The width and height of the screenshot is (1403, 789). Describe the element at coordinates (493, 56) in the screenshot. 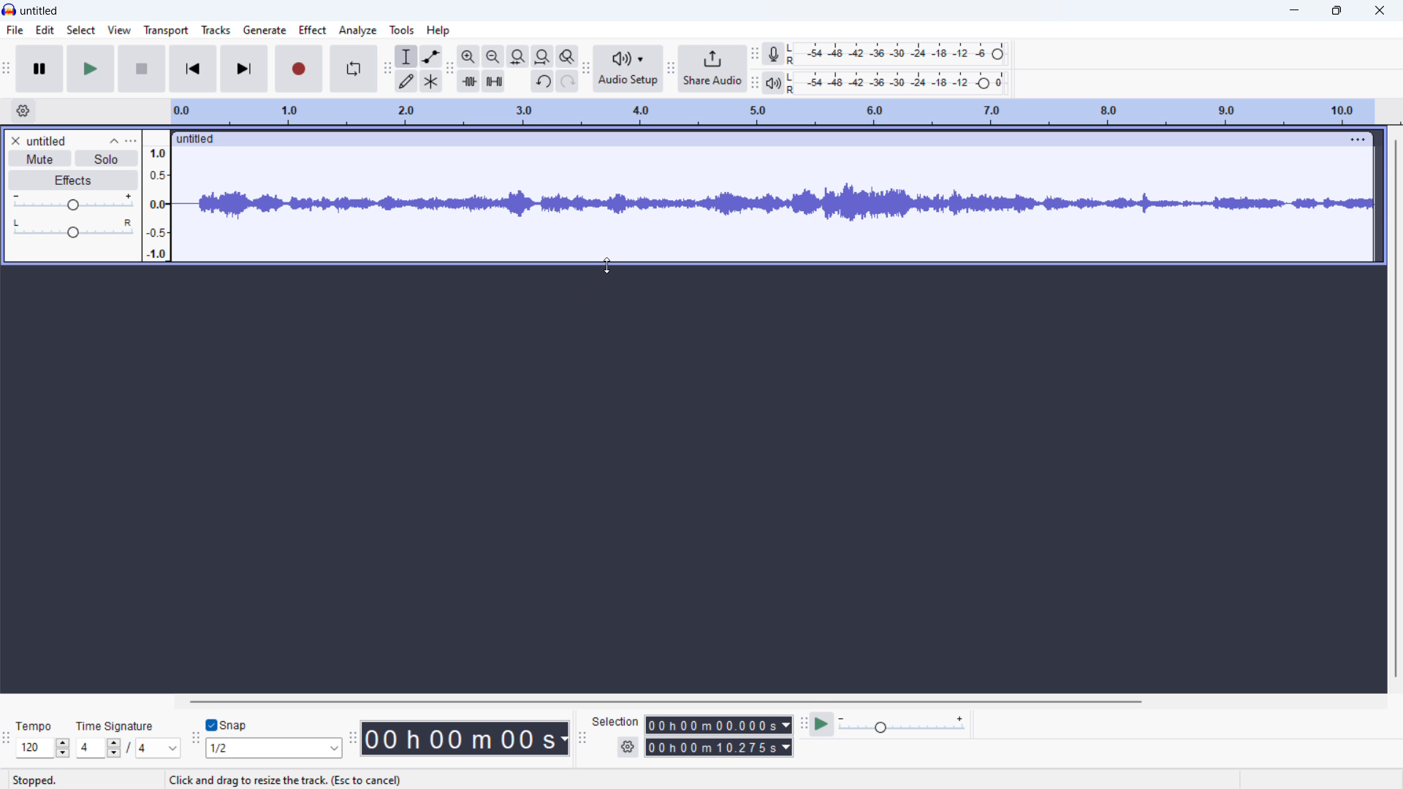

I see `zoom out` at that location.